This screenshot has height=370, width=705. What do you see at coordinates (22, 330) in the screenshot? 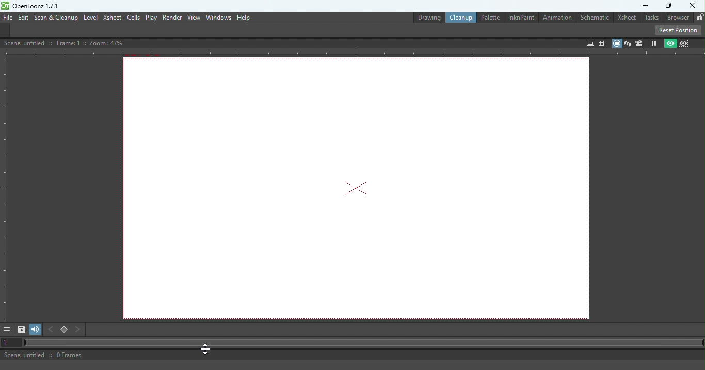
I see `Save Image` at bounding box center [22, 330].